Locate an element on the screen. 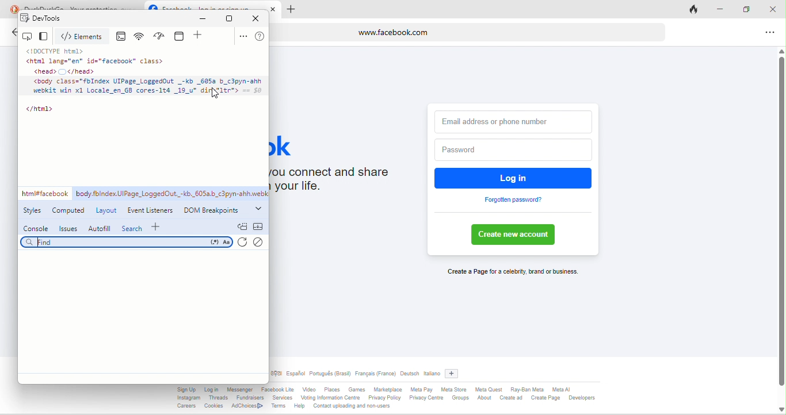  network is located at coordinates (141, 37).